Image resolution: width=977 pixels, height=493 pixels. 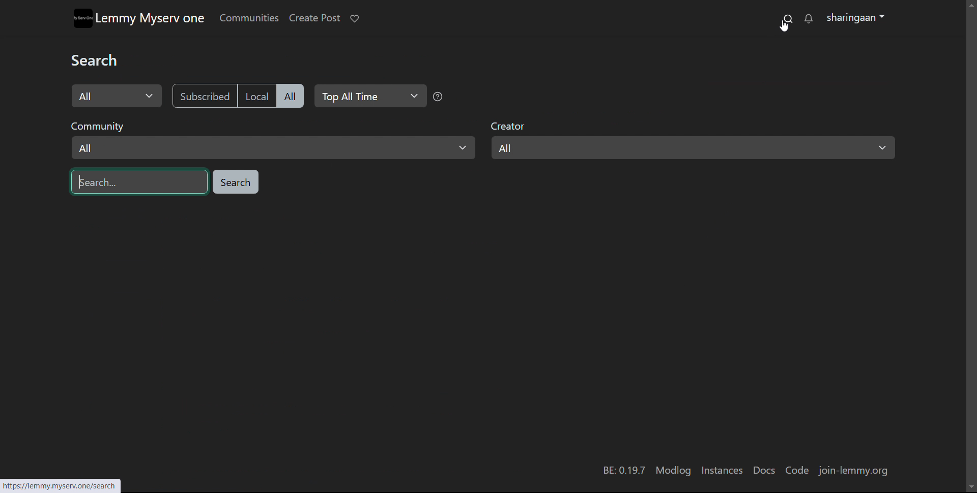 I want to click on link, so click(x=63, y=482).